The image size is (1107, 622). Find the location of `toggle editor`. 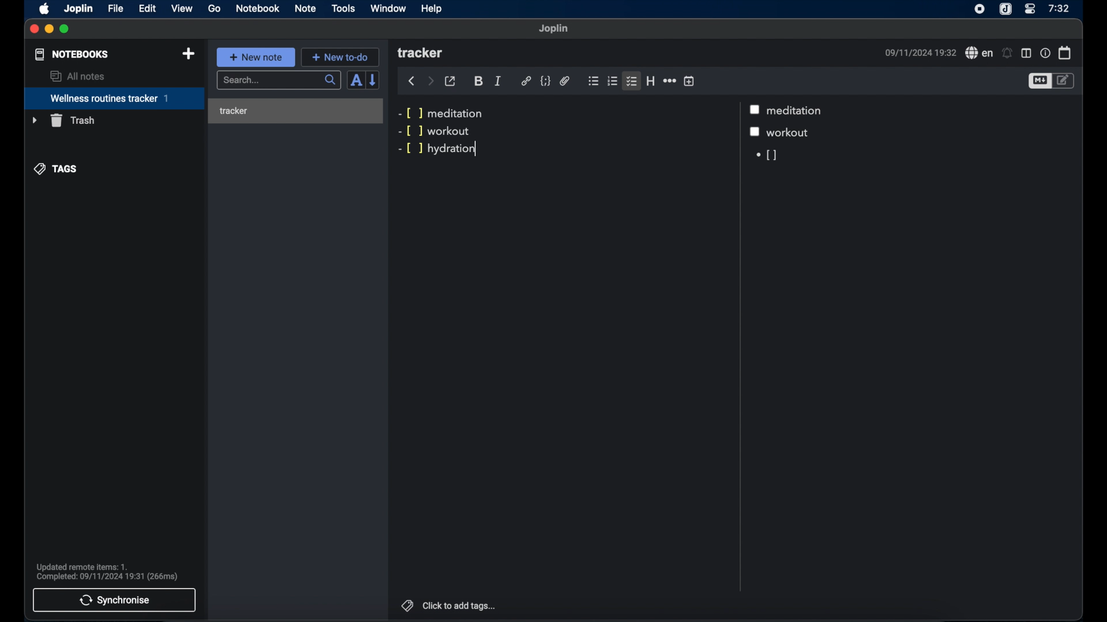

toggle editor is located at coordinates (1039, 81).